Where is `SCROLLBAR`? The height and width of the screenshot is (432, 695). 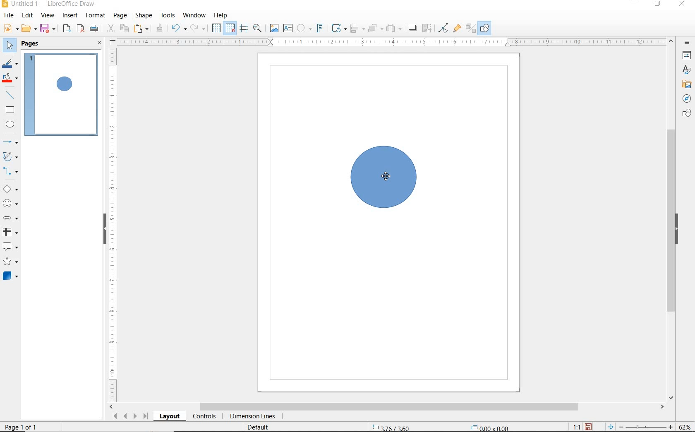 SCROLLBAR is located at coordinates (670, 219).